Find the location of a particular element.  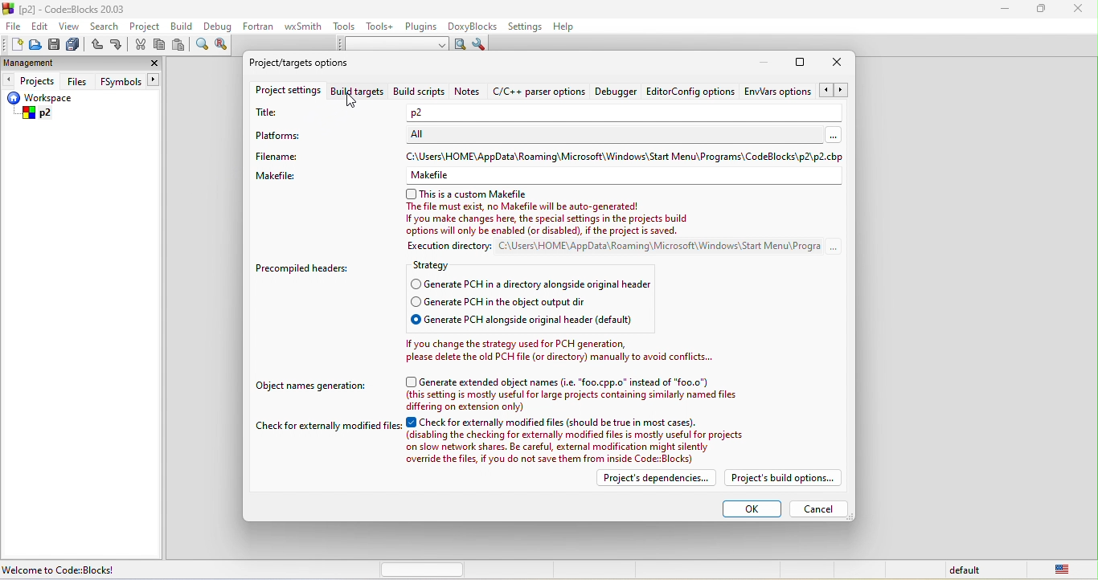

maximize is located at coordinates (802, 62).